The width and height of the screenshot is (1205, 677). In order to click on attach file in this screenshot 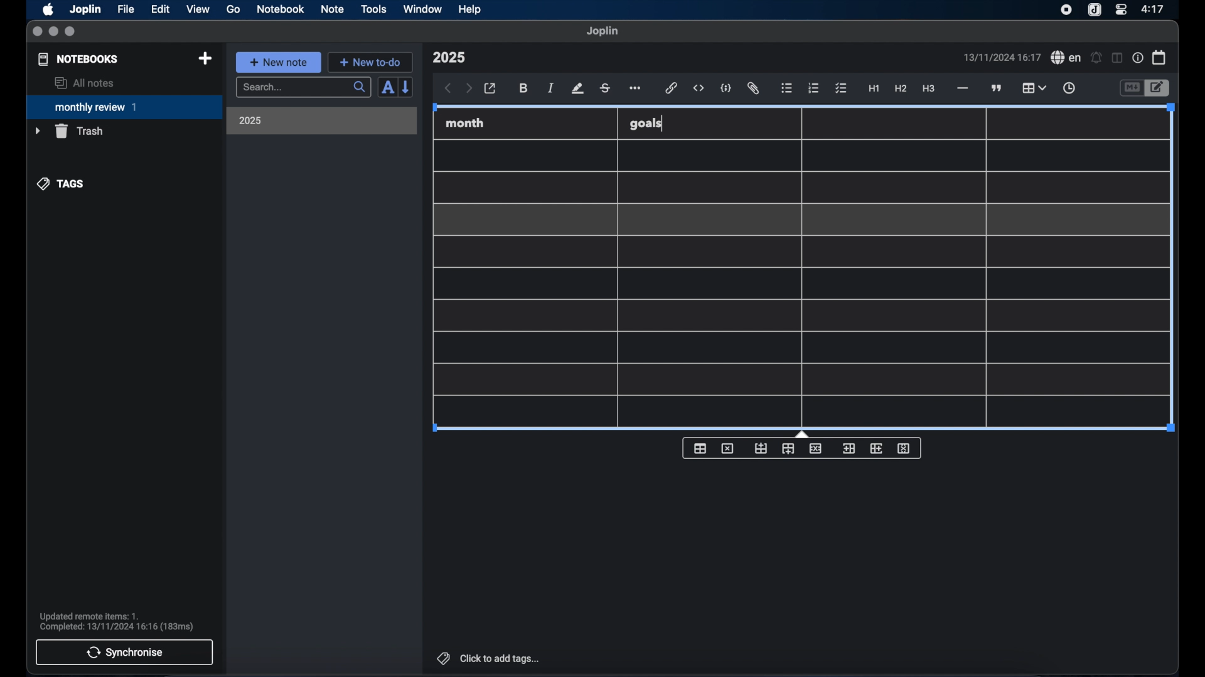, I will do `click(753, 88)`.